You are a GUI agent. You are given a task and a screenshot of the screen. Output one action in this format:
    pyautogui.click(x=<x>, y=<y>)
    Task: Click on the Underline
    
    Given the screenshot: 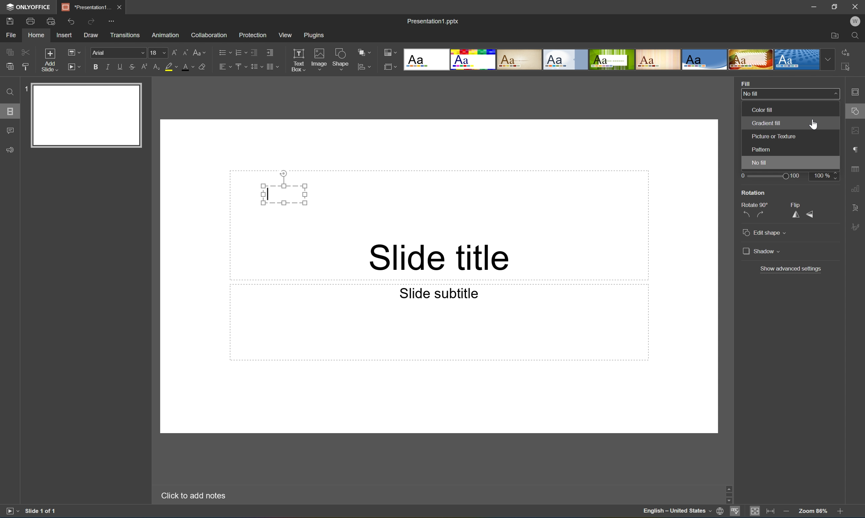 What is the action you would take?
    pyautogui.click(x=120, y=65)
    